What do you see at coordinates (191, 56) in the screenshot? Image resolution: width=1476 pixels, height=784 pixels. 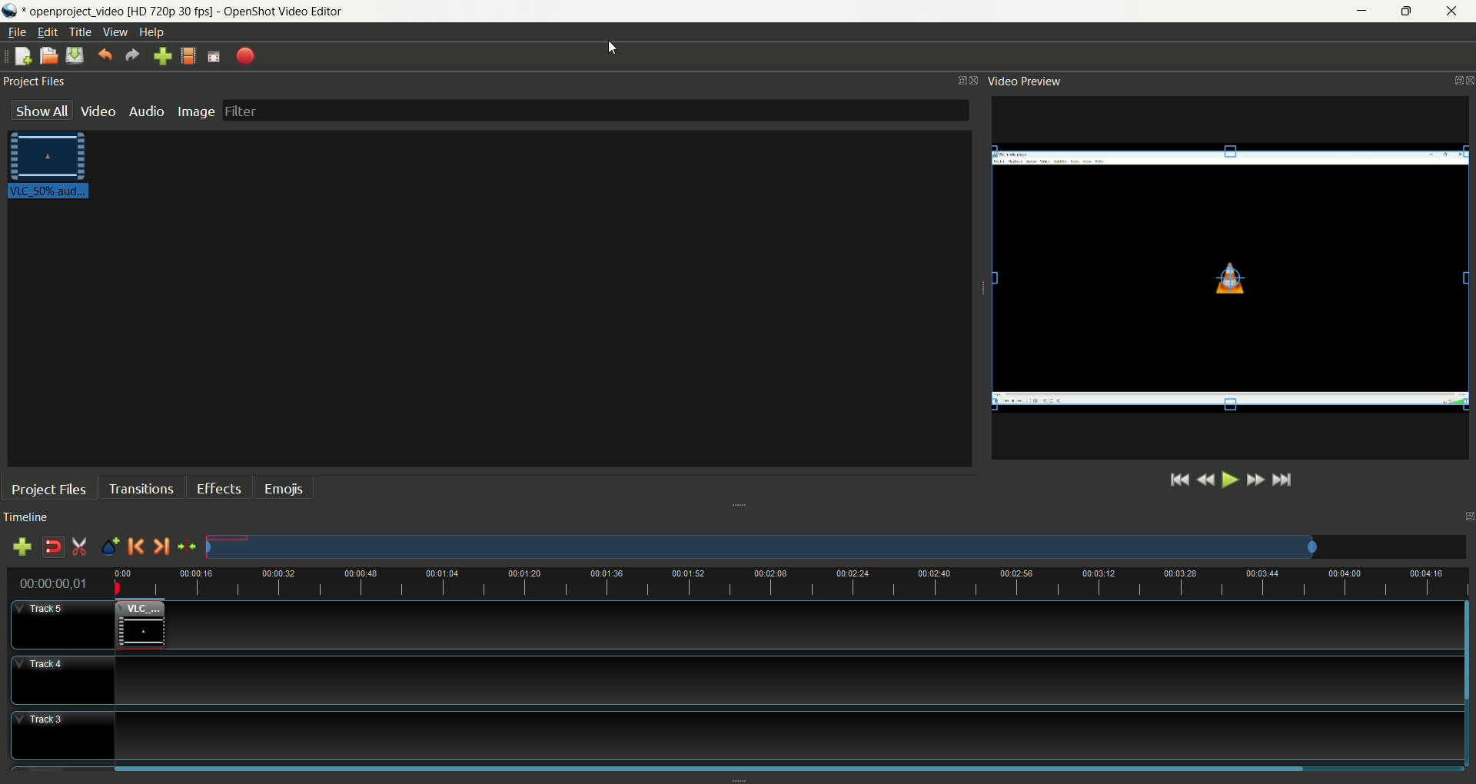 I see `choose profile` at bounding box center [191, 56].